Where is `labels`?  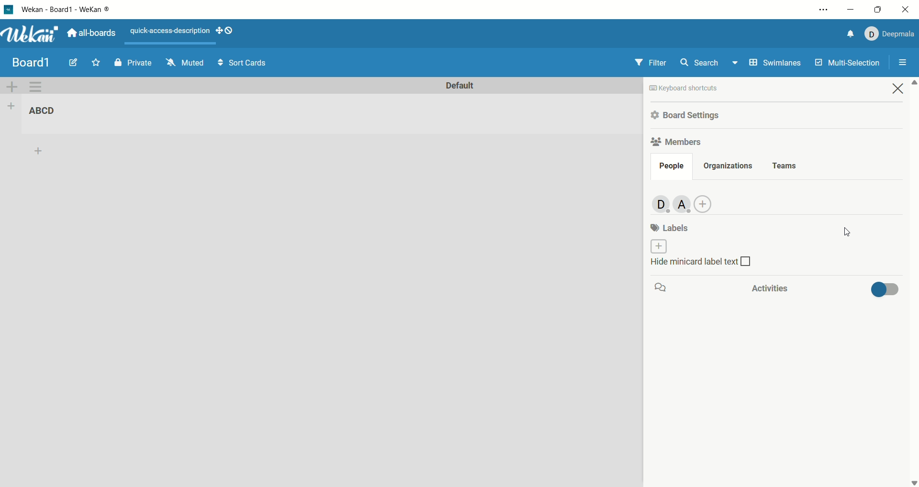
labels is located at coordinates (676, 228).